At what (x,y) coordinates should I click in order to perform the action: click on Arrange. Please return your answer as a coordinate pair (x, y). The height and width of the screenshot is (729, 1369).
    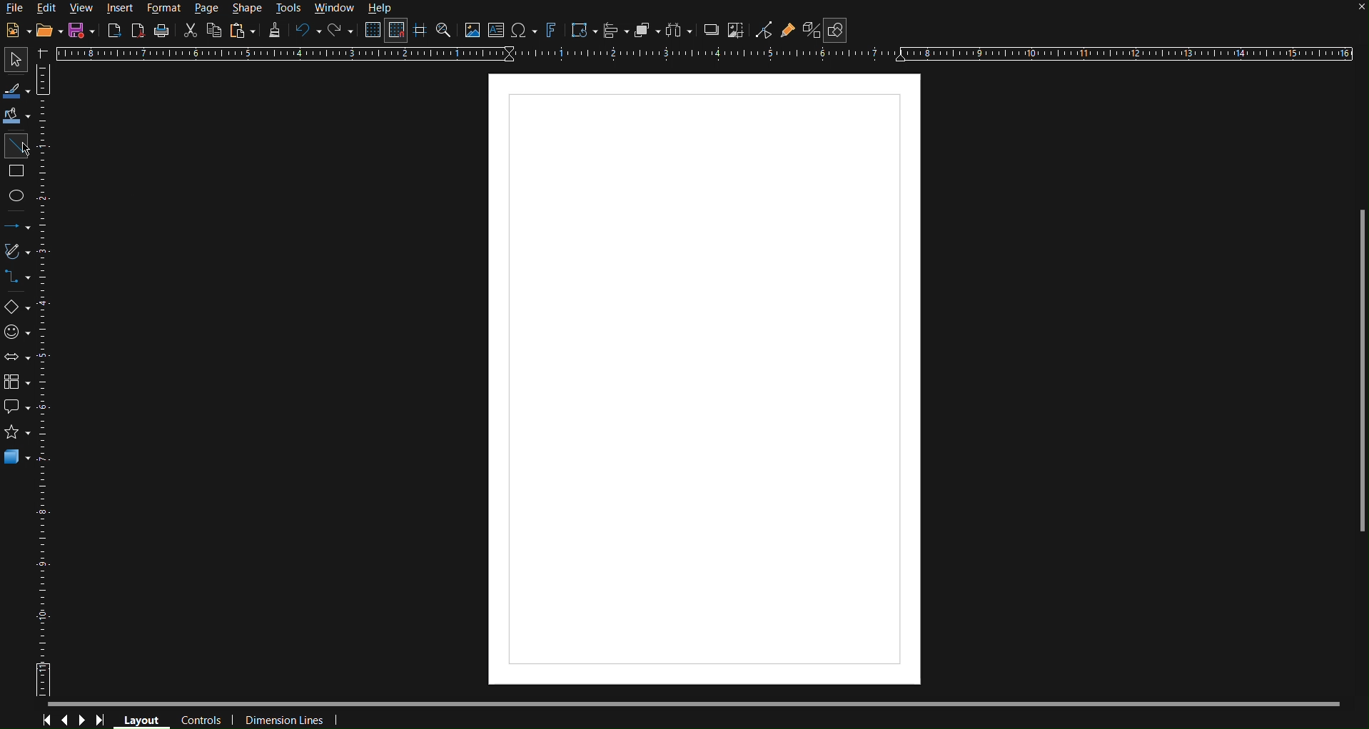
    Looking at the image, I should click on (649, 30).